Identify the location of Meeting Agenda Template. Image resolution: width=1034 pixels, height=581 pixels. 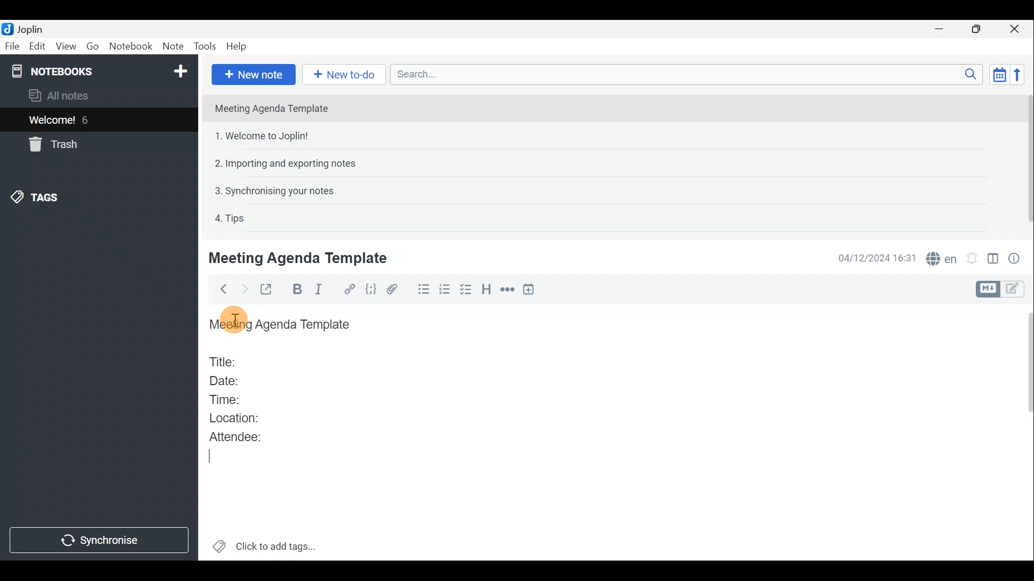
(283, 325).